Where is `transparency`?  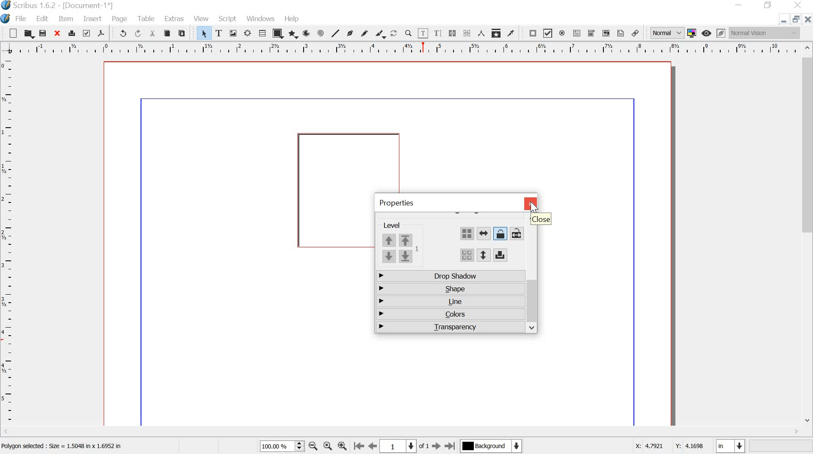
transparency is located at coordinates (450, 326).